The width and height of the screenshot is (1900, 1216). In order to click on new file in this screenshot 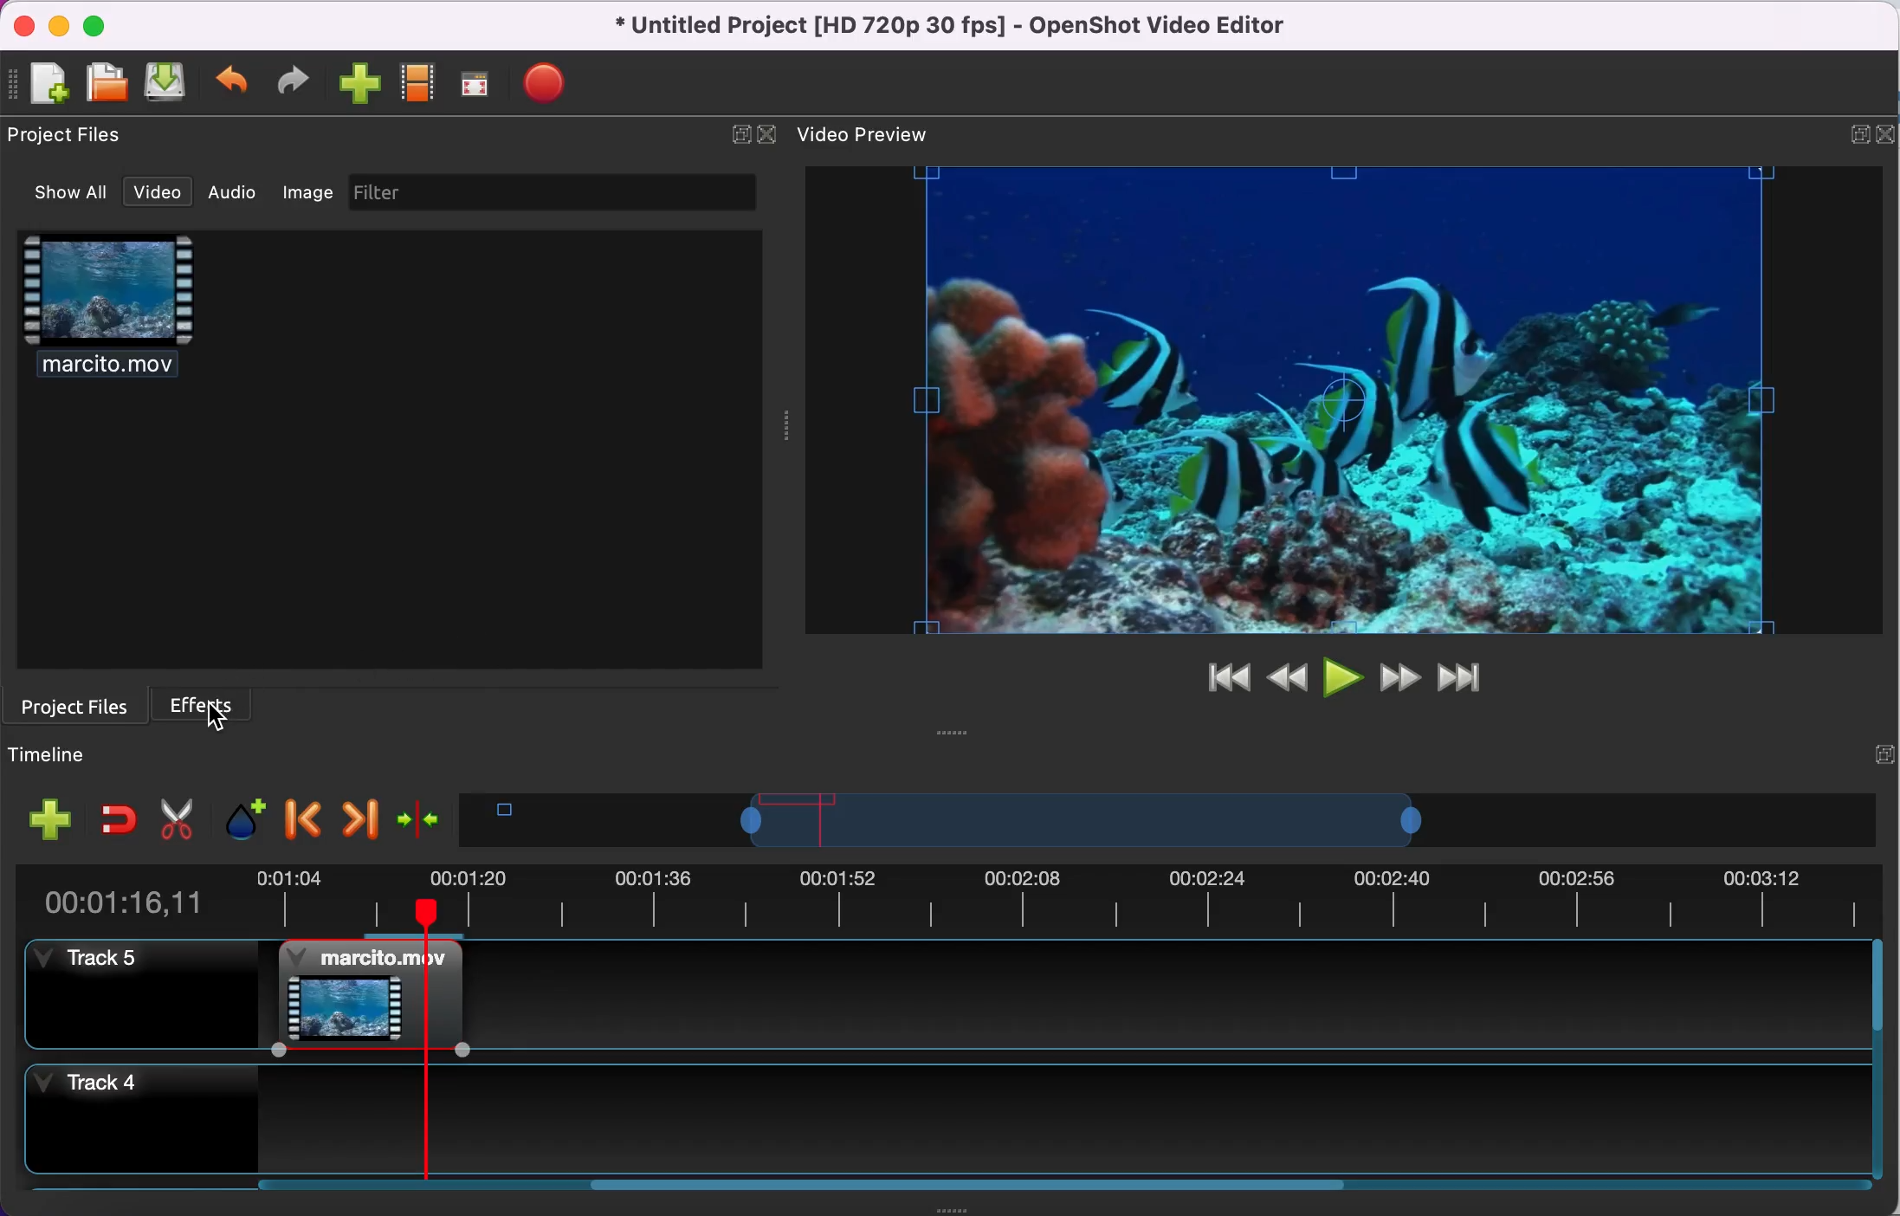, I will do `click(41, 82)`.